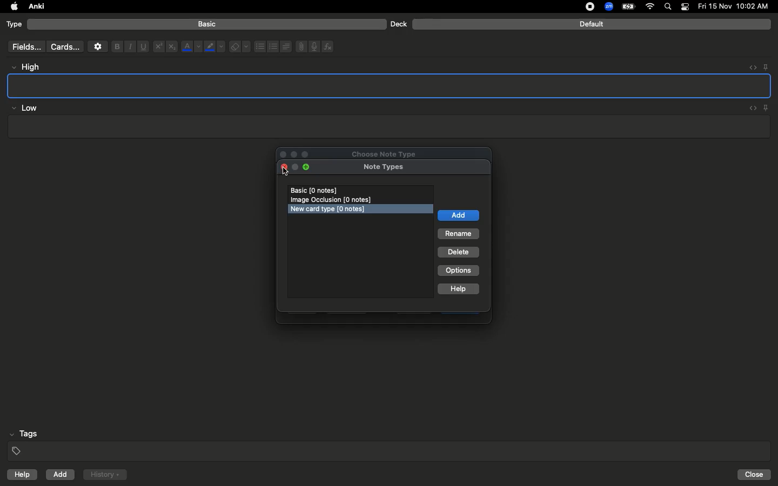 This screenshot has height=486, width=778. What do you see at coordinates (736, 6) in the screenshot?
I see `date and time` at bounding box center [736, 6].